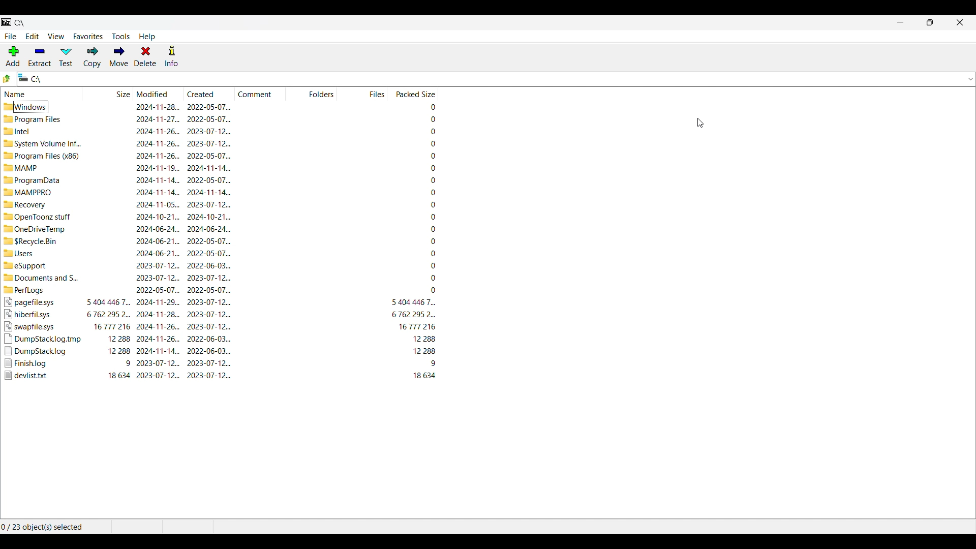  Describe the element at coordinates (171, 56) in the screenshot. I see `Info` at that location.